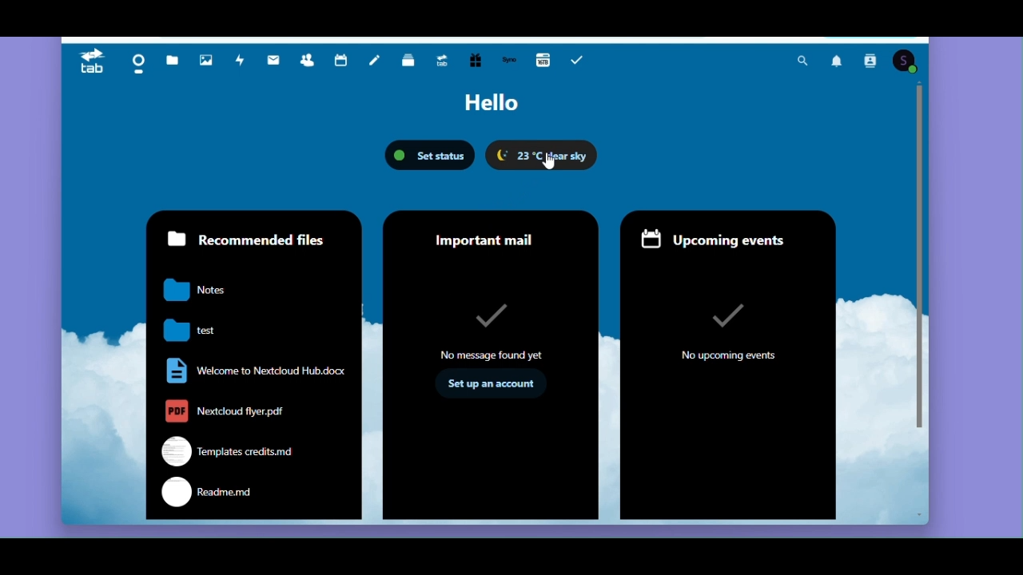  I want to click on Task, so click(581, 60).